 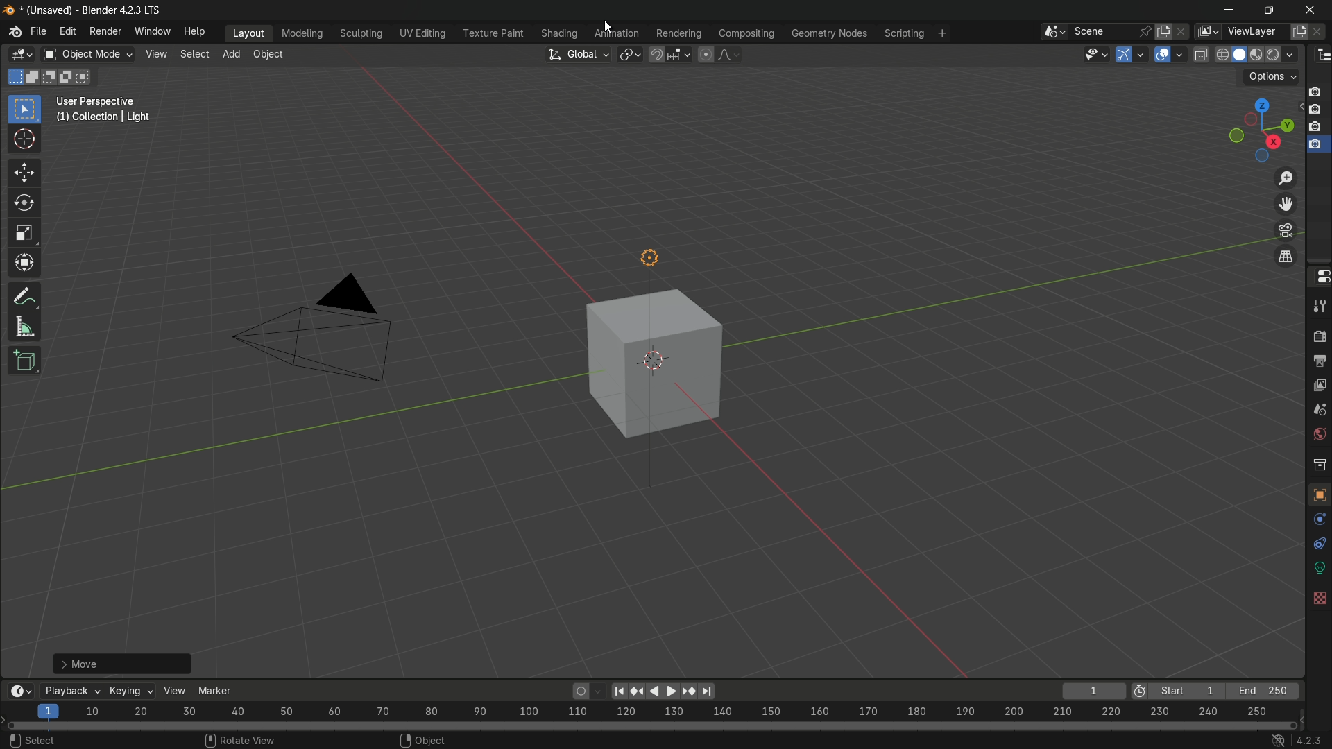 What do you see at coordinates (244, 739) in the screenshot?
I see `rotate view` at bounding box center [244, 739].